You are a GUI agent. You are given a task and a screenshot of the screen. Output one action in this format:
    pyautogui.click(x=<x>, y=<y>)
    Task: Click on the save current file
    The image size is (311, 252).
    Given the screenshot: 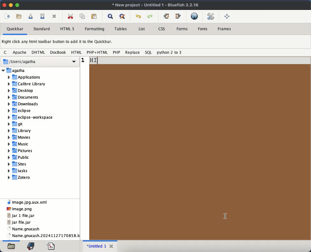 What is the action you would take?
    pyautogui.click(x=31, y=16)
    